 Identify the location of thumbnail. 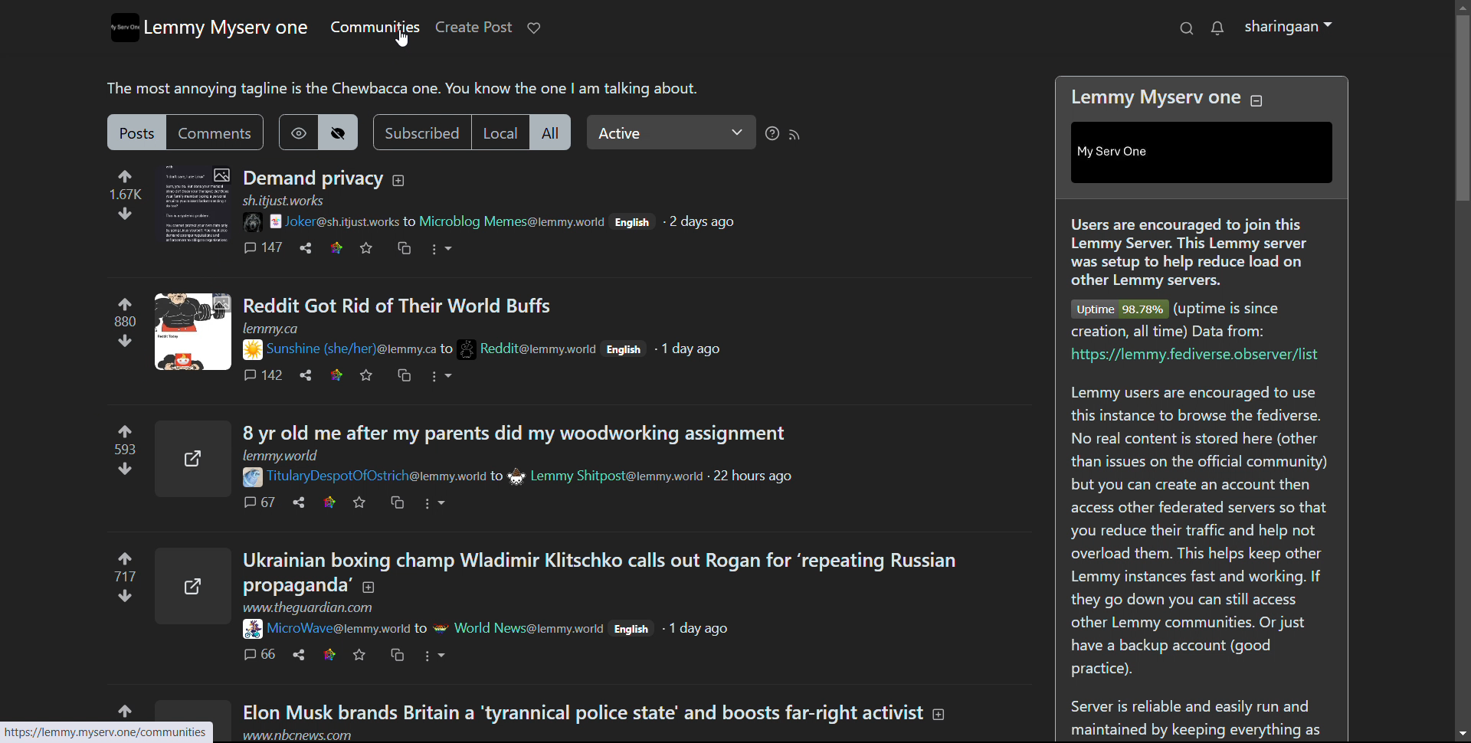
(194, 583).